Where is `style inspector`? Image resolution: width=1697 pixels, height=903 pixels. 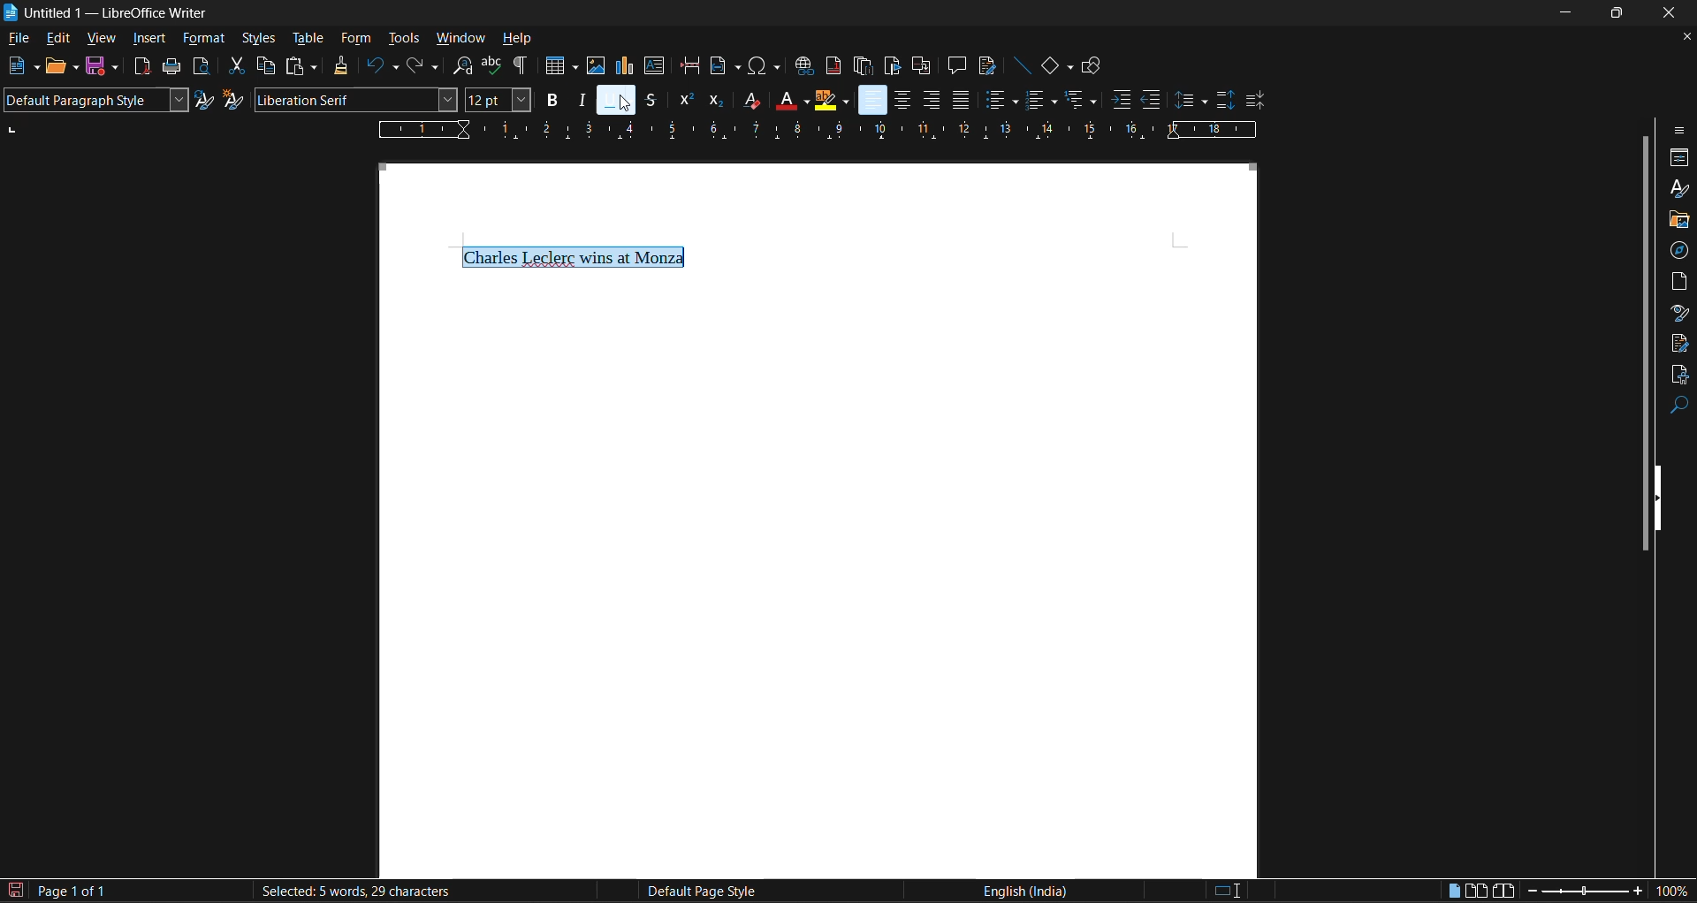
style inspector is located at coordinates (1679, 312).